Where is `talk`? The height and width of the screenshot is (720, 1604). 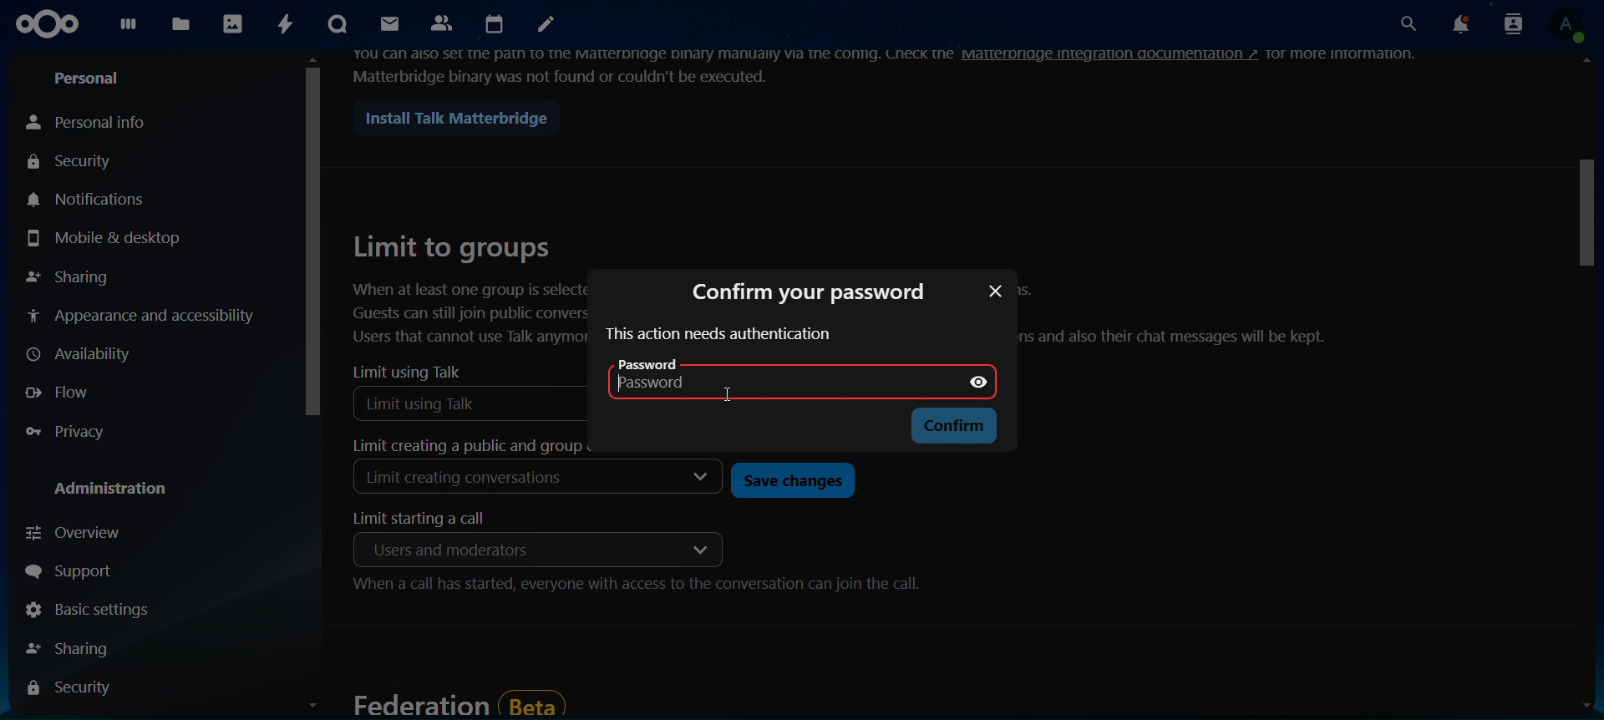 talk is located at coordinates (335, 25).